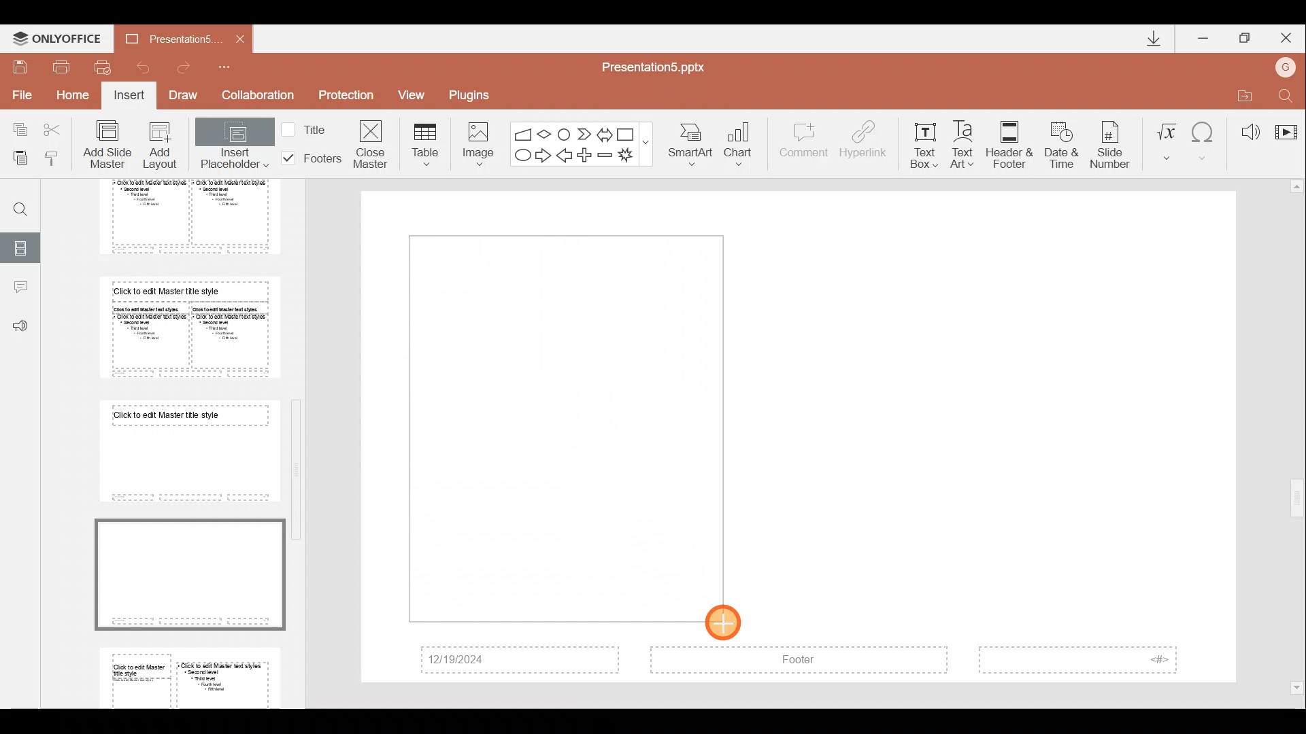 The height and width of the screenshot is (734, 1306). Describe the element at coordinates (192, 675) in the screenshot. I see `Slide 9` at that location.